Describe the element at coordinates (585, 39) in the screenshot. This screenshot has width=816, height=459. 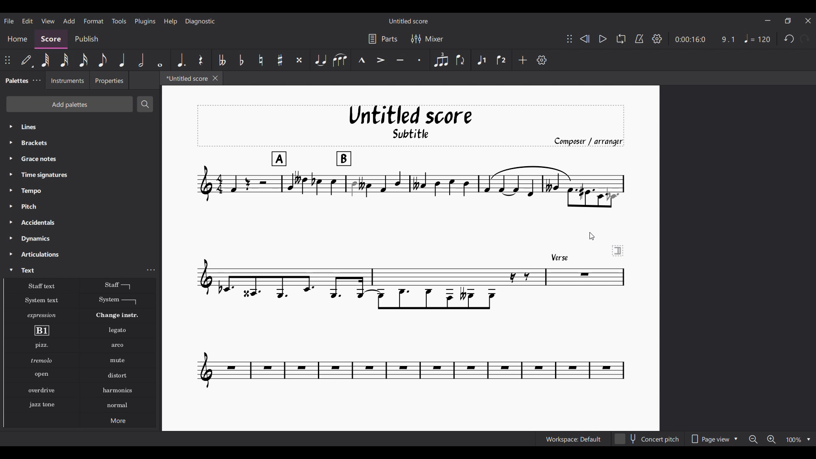
I see `Rewind` at that location.